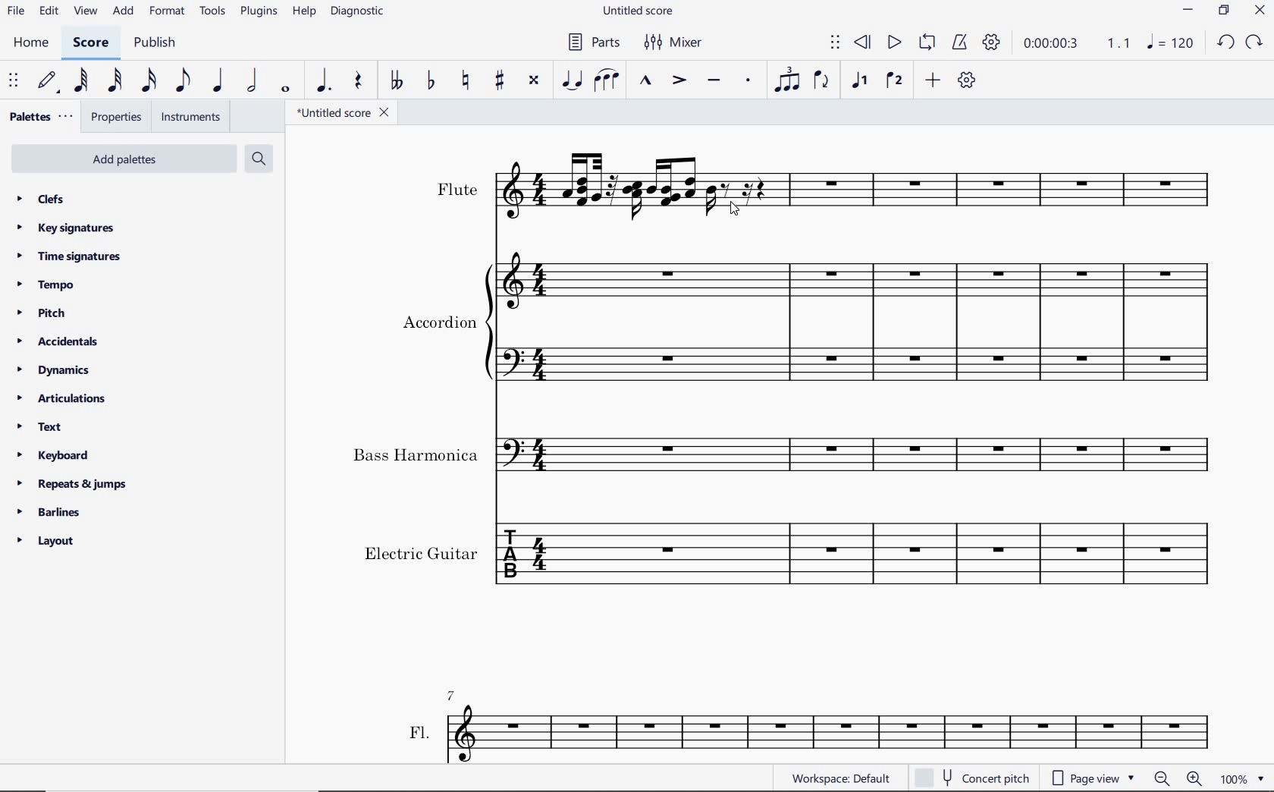  Describe the element at coordinates (836, 43) in the screenshot. I see `select to move` at that location.